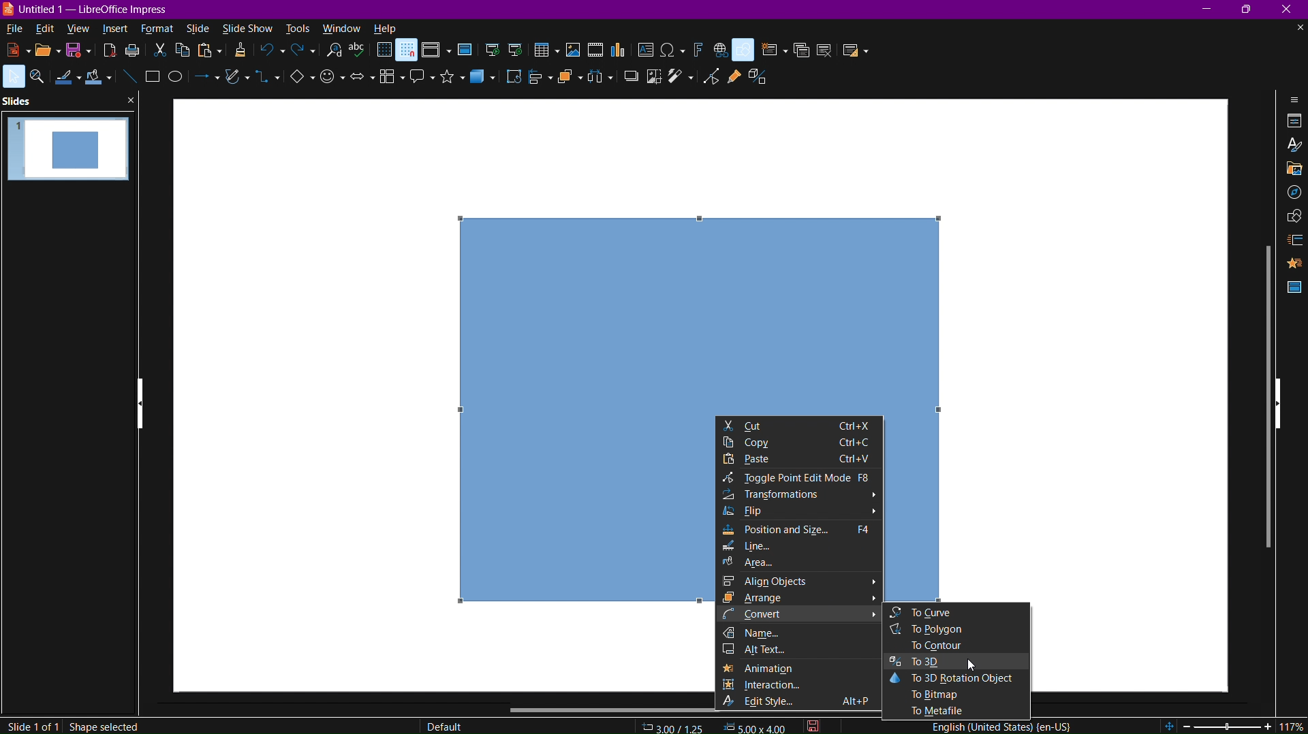  What do you see at coordinates (302, 52) in the screenshot?
I see `Redo` at bounding box center [302, 52].